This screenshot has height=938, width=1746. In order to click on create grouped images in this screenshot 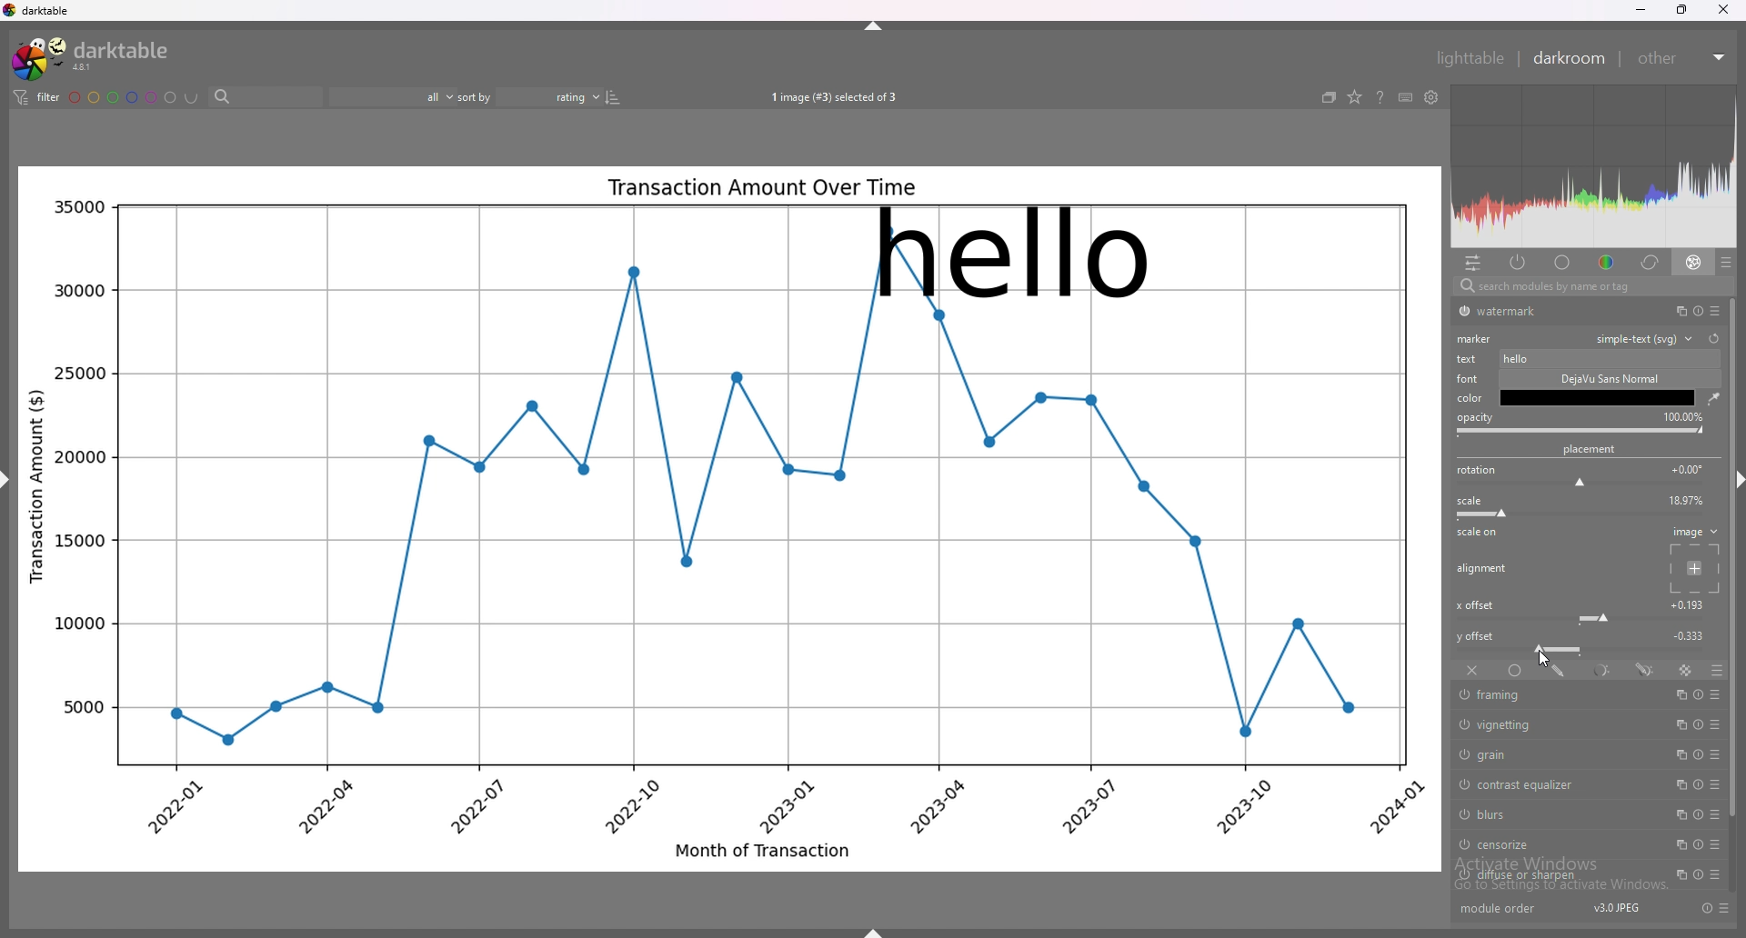, I will do `click(1330, 97)`.